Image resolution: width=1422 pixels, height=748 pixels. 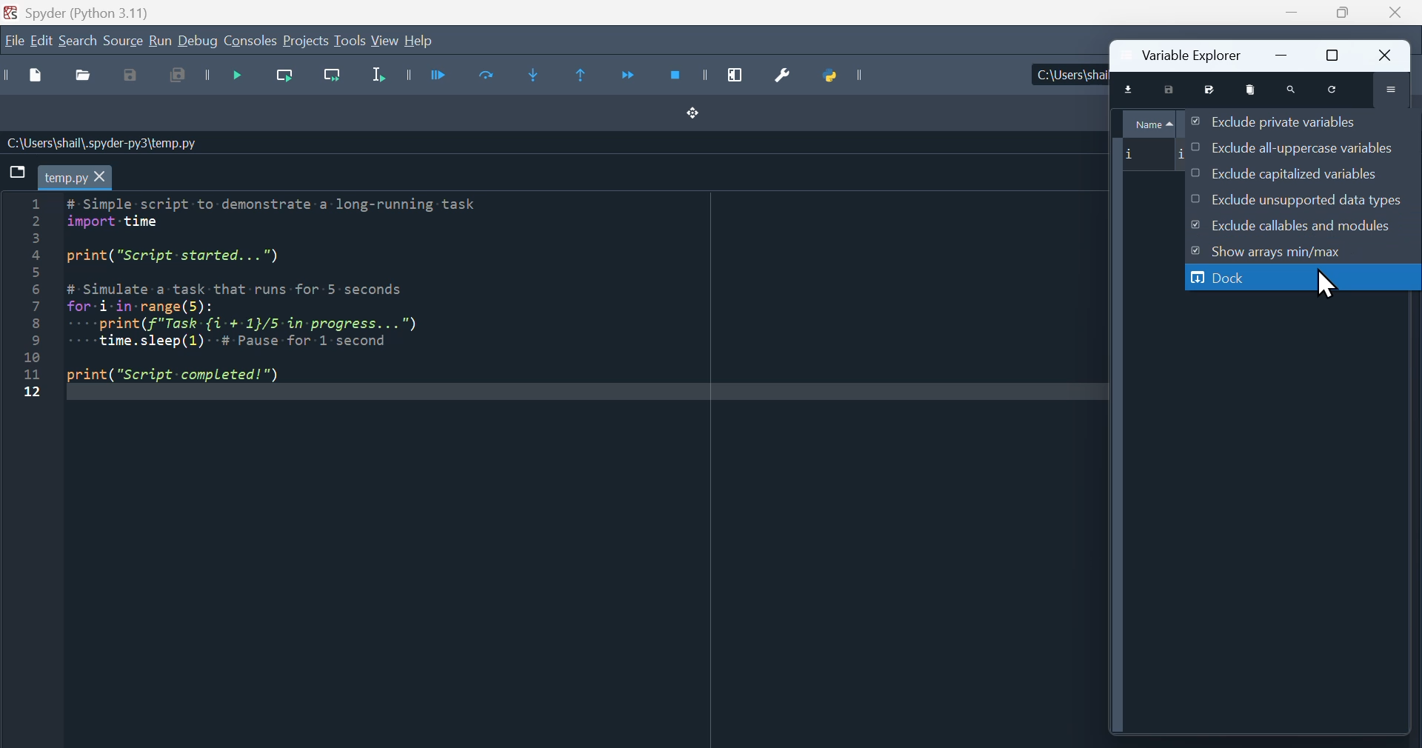 What do you see at coordinates (1293, 88) in the screenshot?
I see `search variable names and types` at bounding box center [1293, 88].